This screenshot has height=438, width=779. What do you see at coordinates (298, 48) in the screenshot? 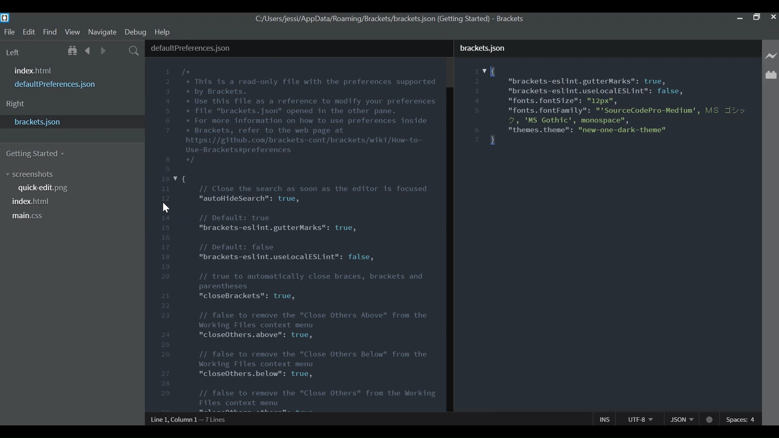
I see `defaultPreferences.json  ` at bounding box center [298, 48].